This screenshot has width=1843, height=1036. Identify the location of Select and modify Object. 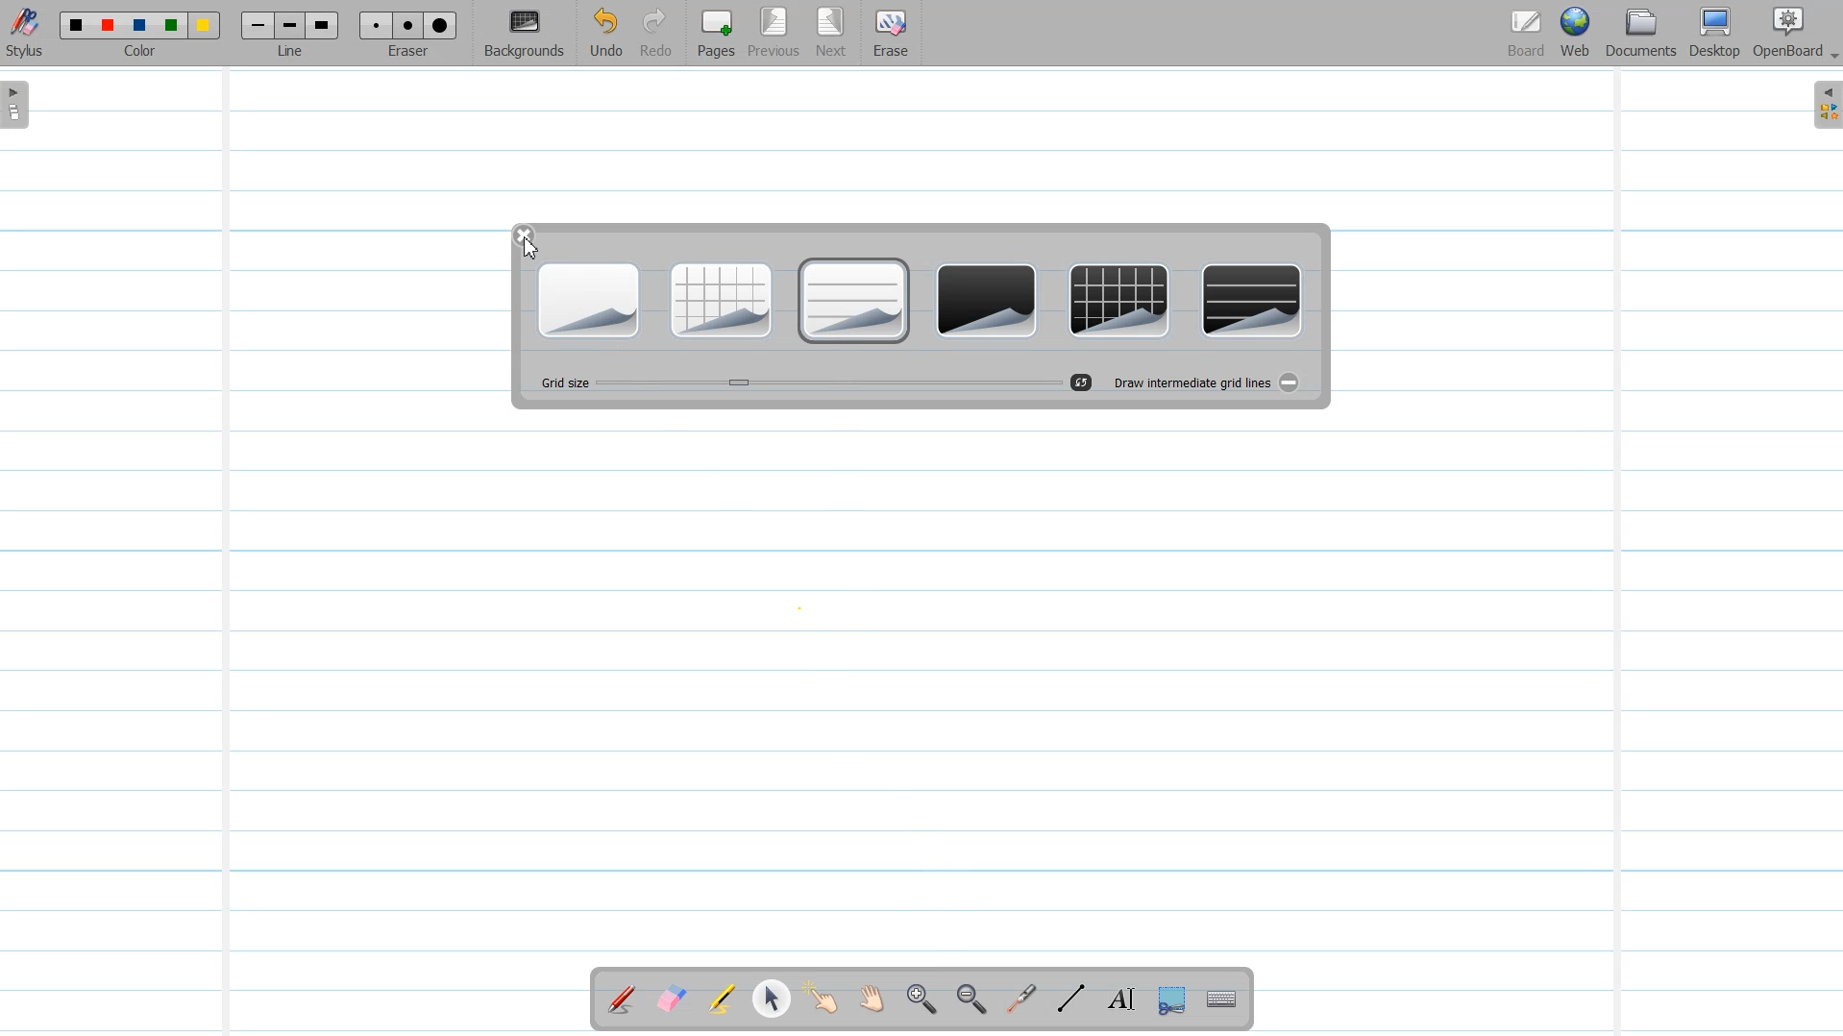
(772, 999).